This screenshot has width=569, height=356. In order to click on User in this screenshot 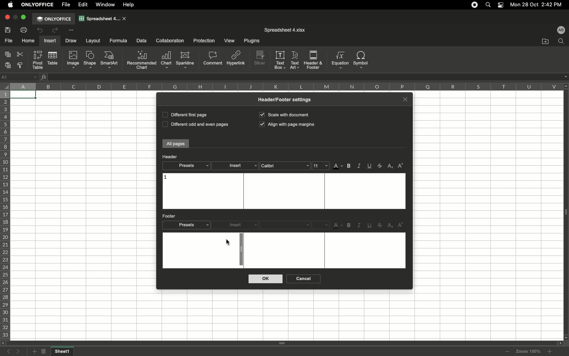, I will do `click(561, 30)`.